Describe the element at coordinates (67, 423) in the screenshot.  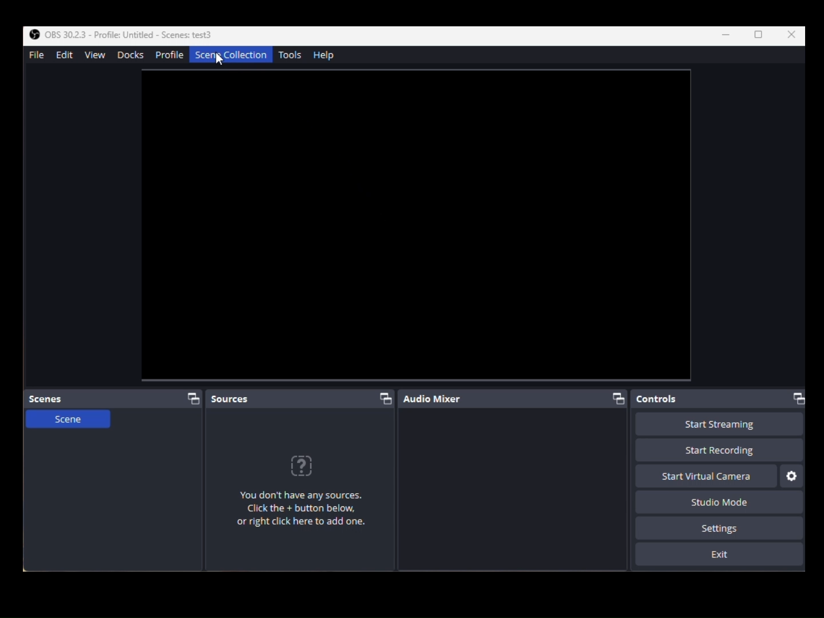
I see `Scene` at that location.